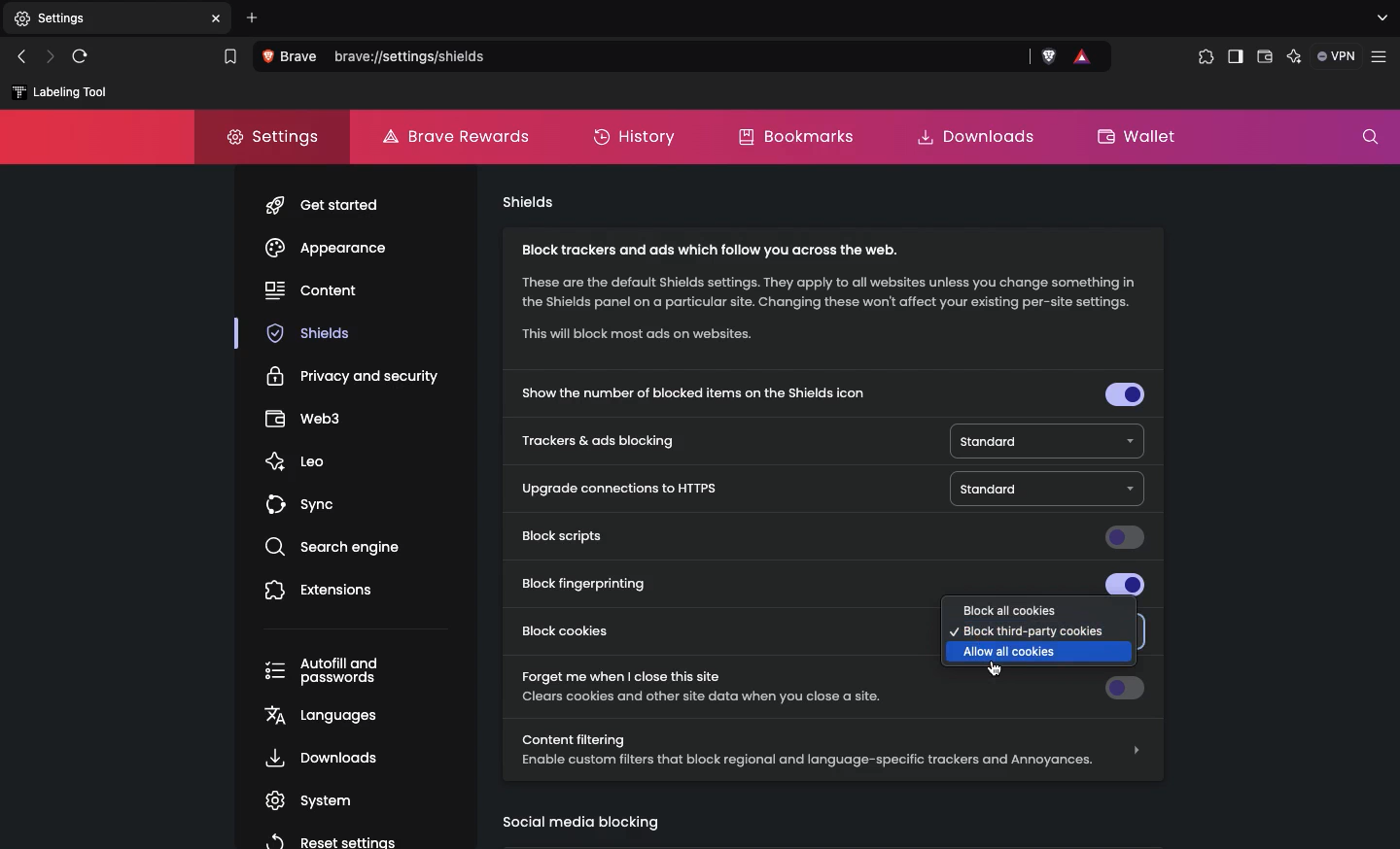 This screenshot has height=849, width=1400. What do you see at coordinates (1338, 57) in the screenshot?
I see `VPN` at bounding box center [1338, 57].